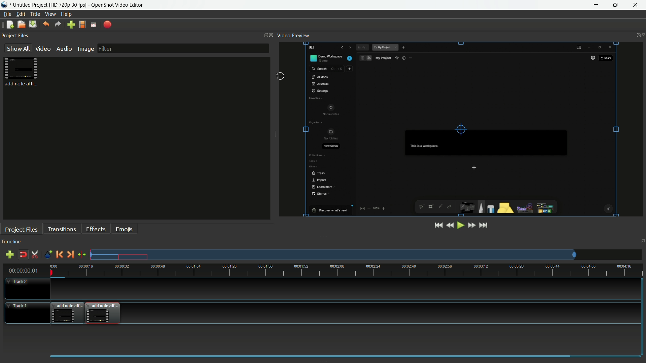  Describe the element at coordinates (460, 226) in the screenshot. I see `play or pause` at that location.